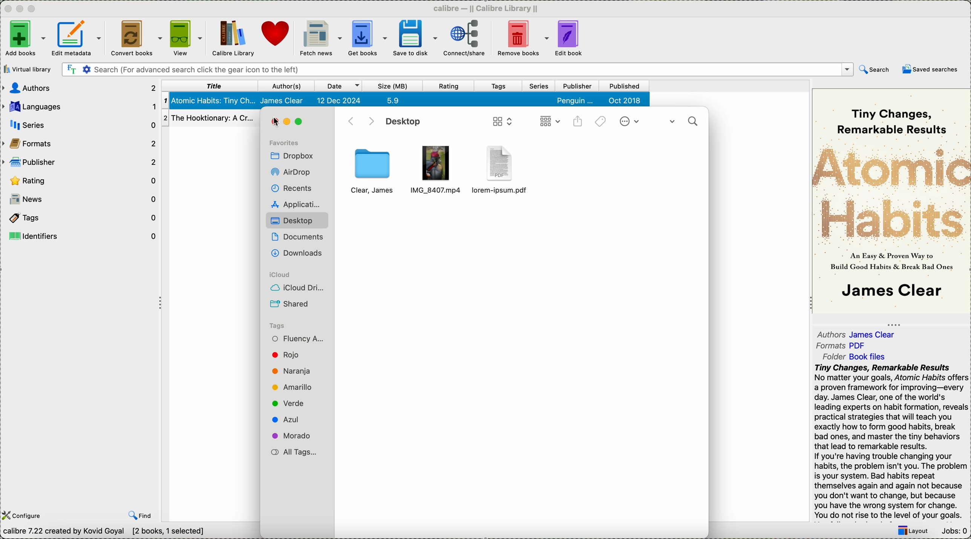 This screenshot has height=539, width=971. I want to click on saved searches, so click(930, 71).